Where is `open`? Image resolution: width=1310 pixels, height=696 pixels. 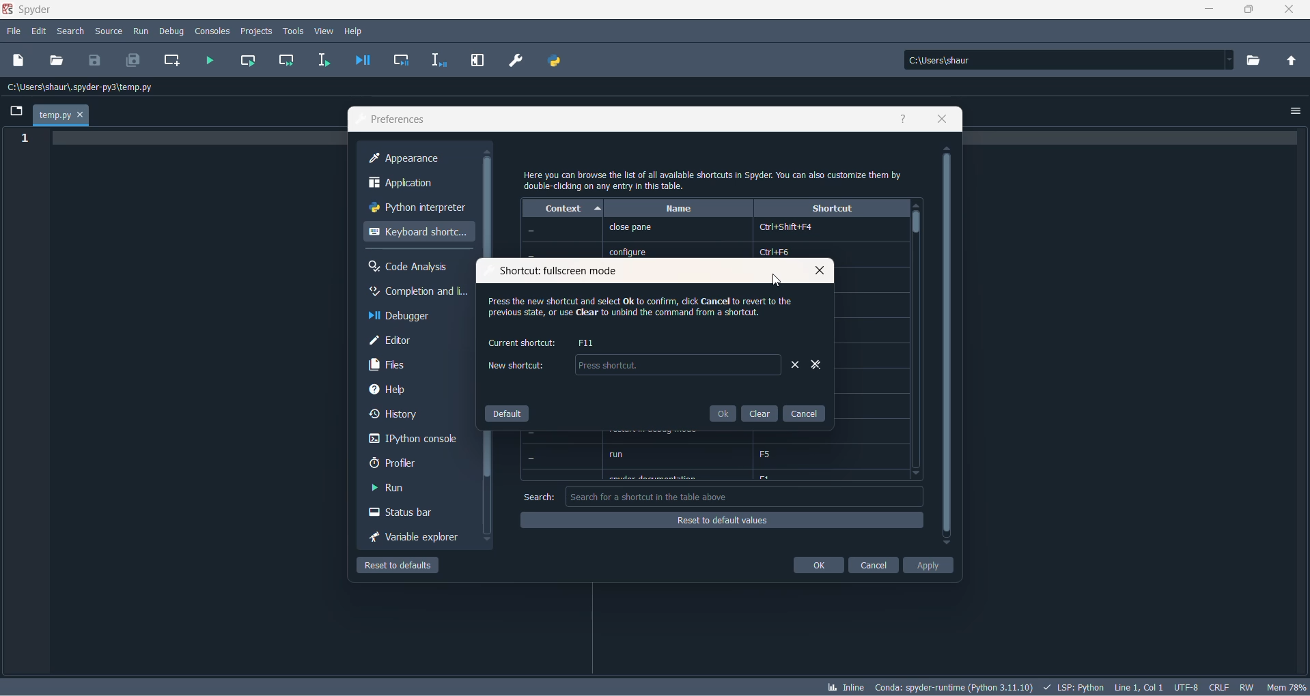 open is located at coordinates (57, 59).